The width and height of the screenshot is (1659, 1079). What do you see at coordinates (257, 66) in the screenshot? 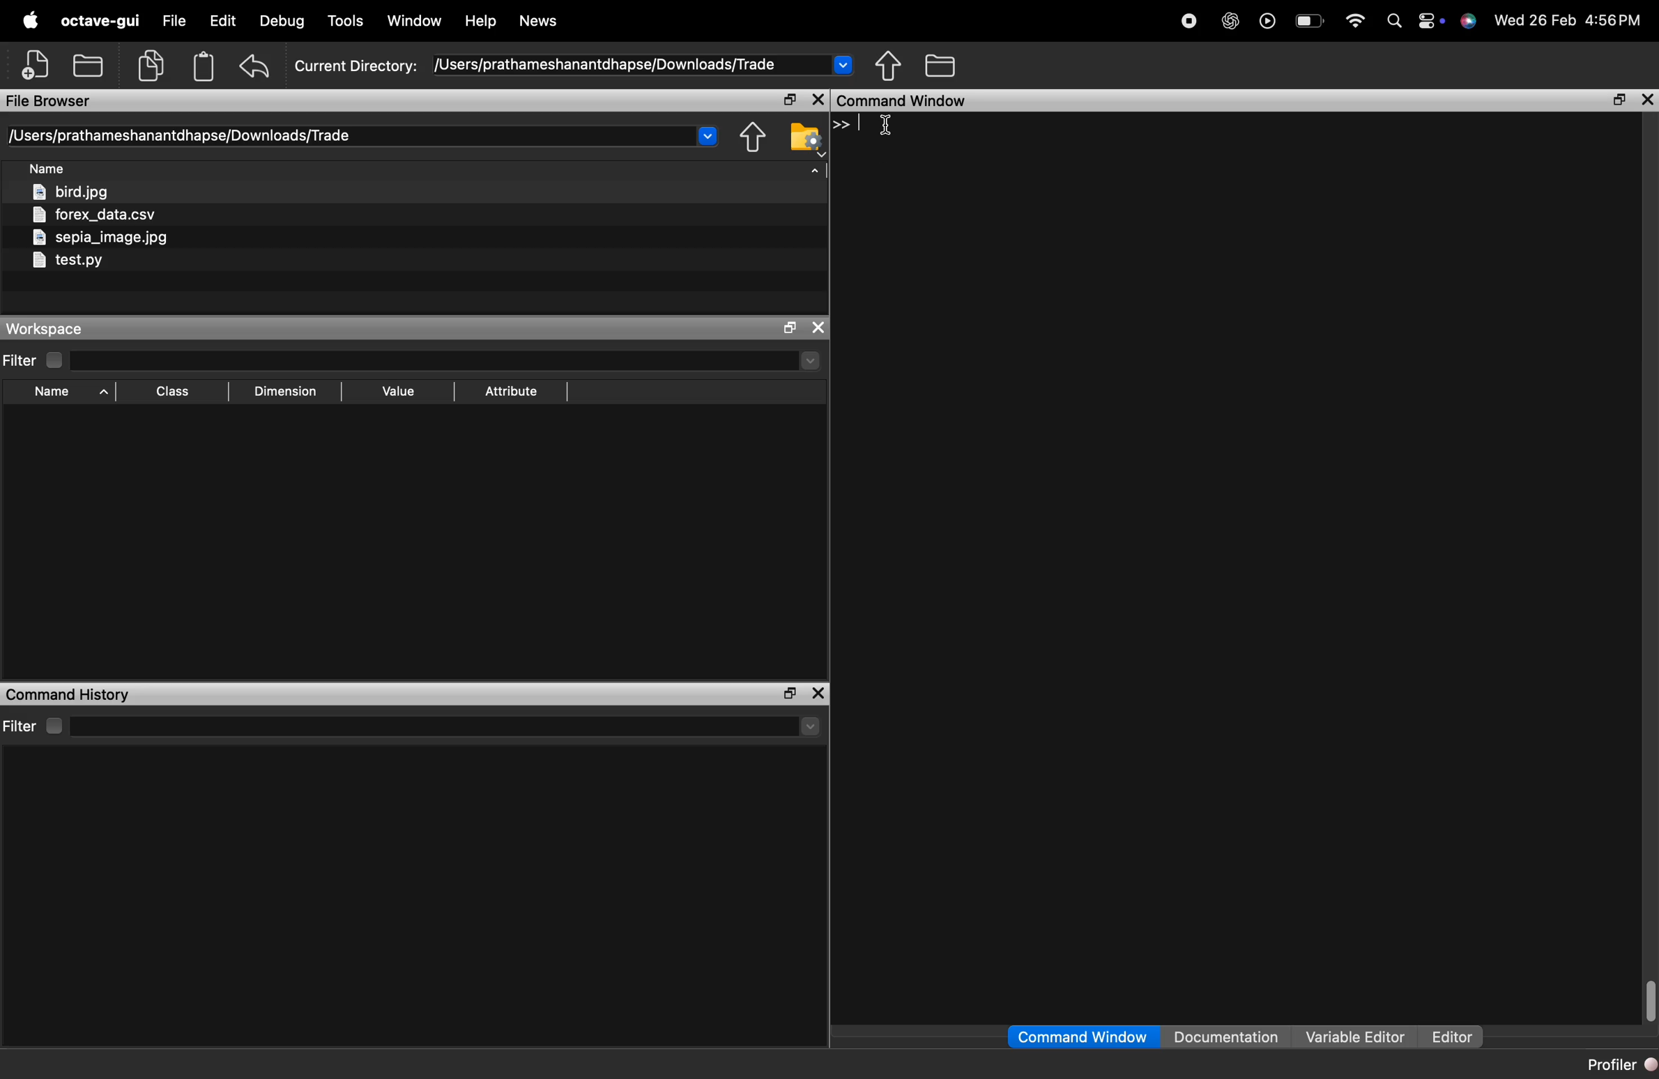
I see `undo` at bounding box center [257, 66].